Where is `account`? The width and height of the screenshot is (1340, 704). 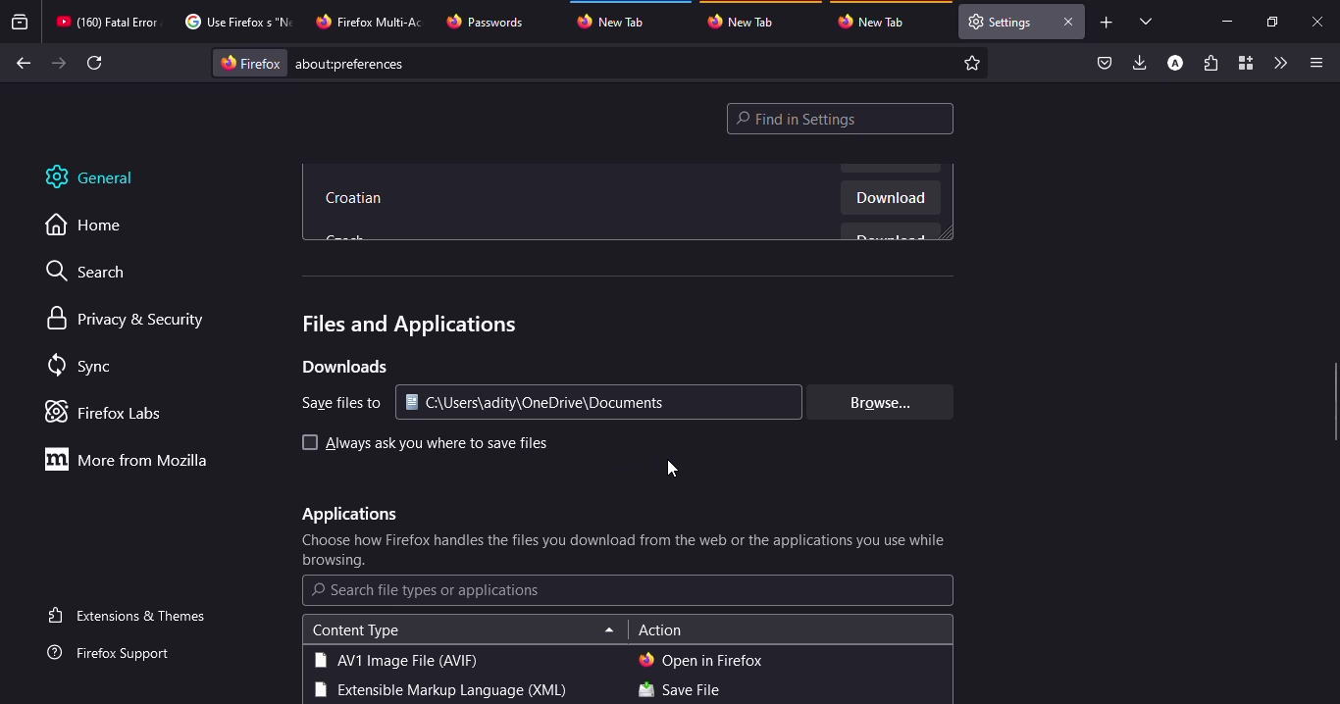
account is located at coordinates (1175, 64).